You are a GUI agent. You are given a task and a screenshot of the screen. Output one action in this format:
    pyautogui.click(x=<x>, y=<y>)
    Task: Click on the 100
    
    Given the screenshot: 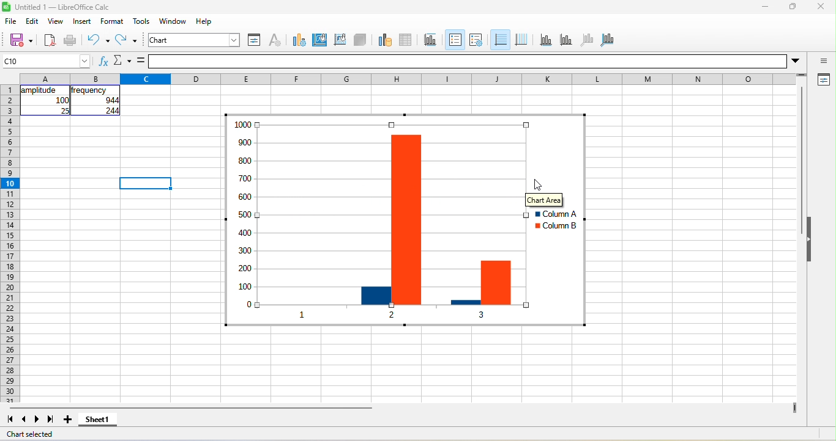 What is the action you would take?
    pyautogui.click(x=62, y=100)
    